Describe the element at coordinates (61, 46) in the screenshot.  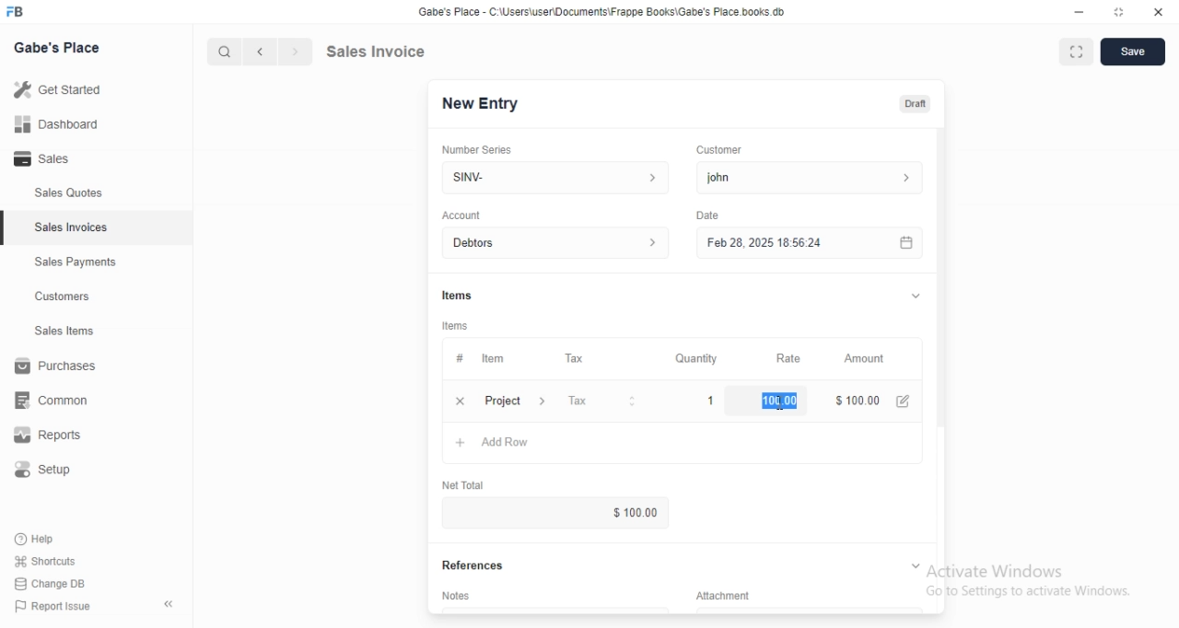
I see `Gabe's Place` at that location.